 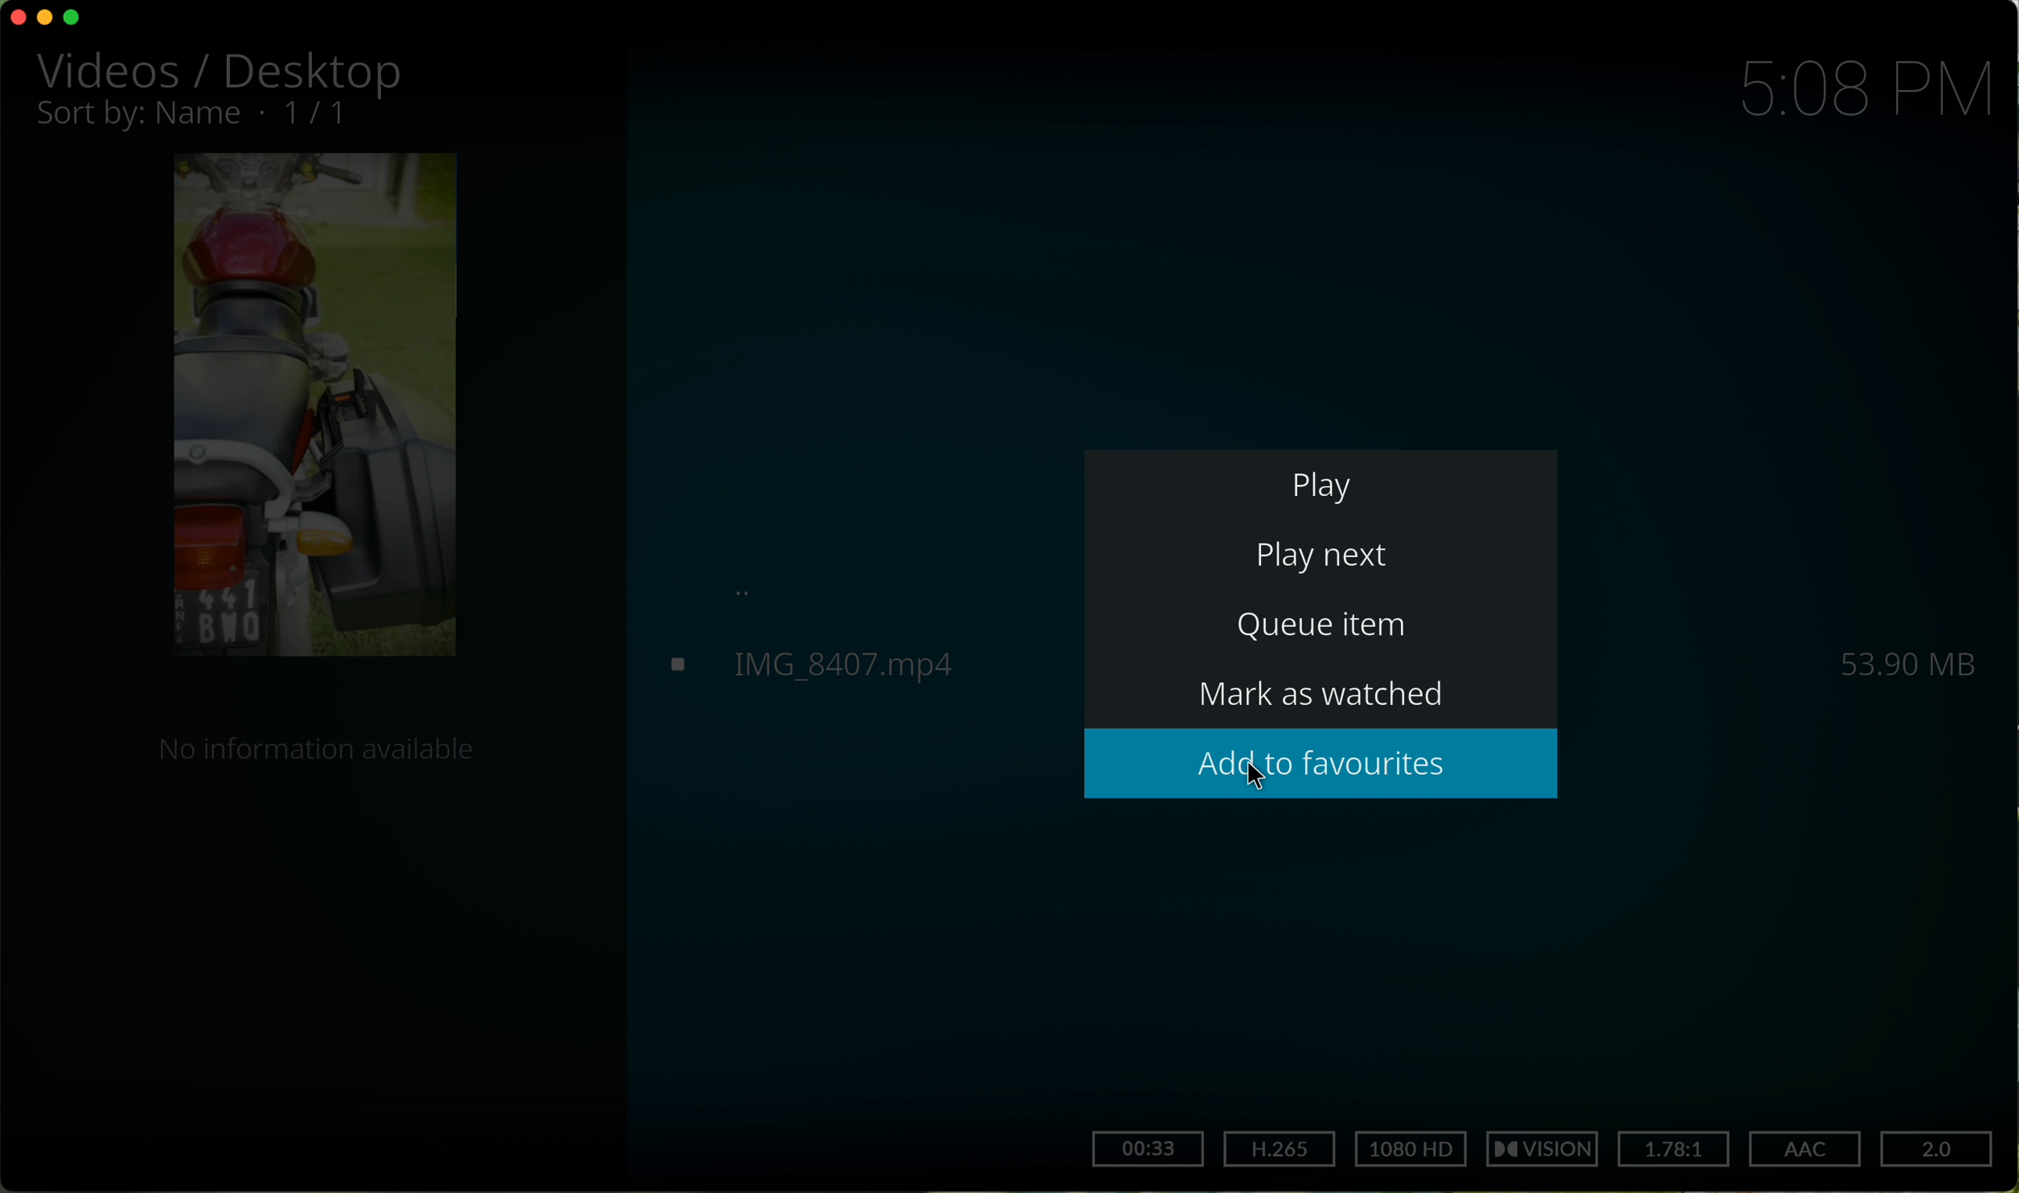 What do you see at coordinates (1939, 1150) in the screenshot?
I see `2.0` at bounding box center [1939, 1150].